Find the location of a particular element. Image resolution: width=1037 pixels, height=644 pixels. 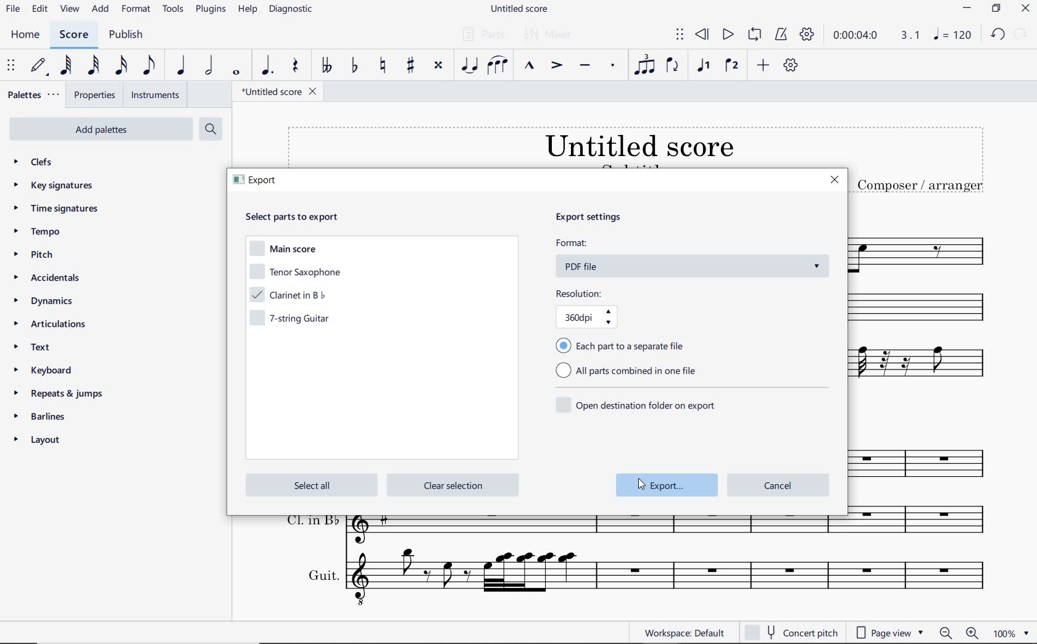

DYNAMICS is located at coordinates (46, 303).